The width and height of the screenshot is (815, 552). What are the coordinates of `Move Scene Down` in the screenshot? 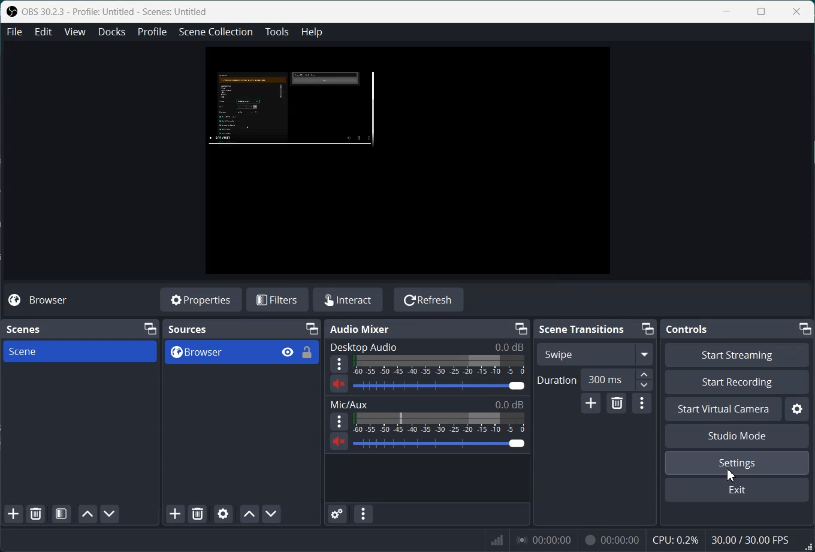 It's located at (110, 514).